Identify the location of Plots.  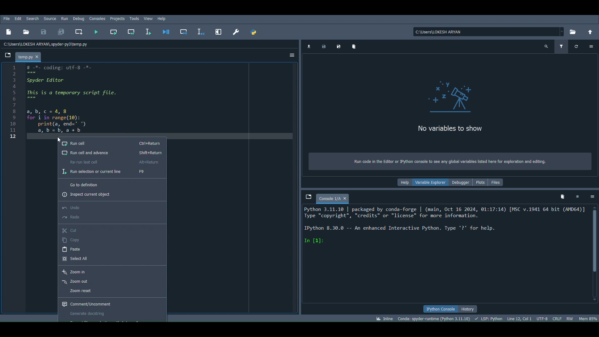
(481, 182).